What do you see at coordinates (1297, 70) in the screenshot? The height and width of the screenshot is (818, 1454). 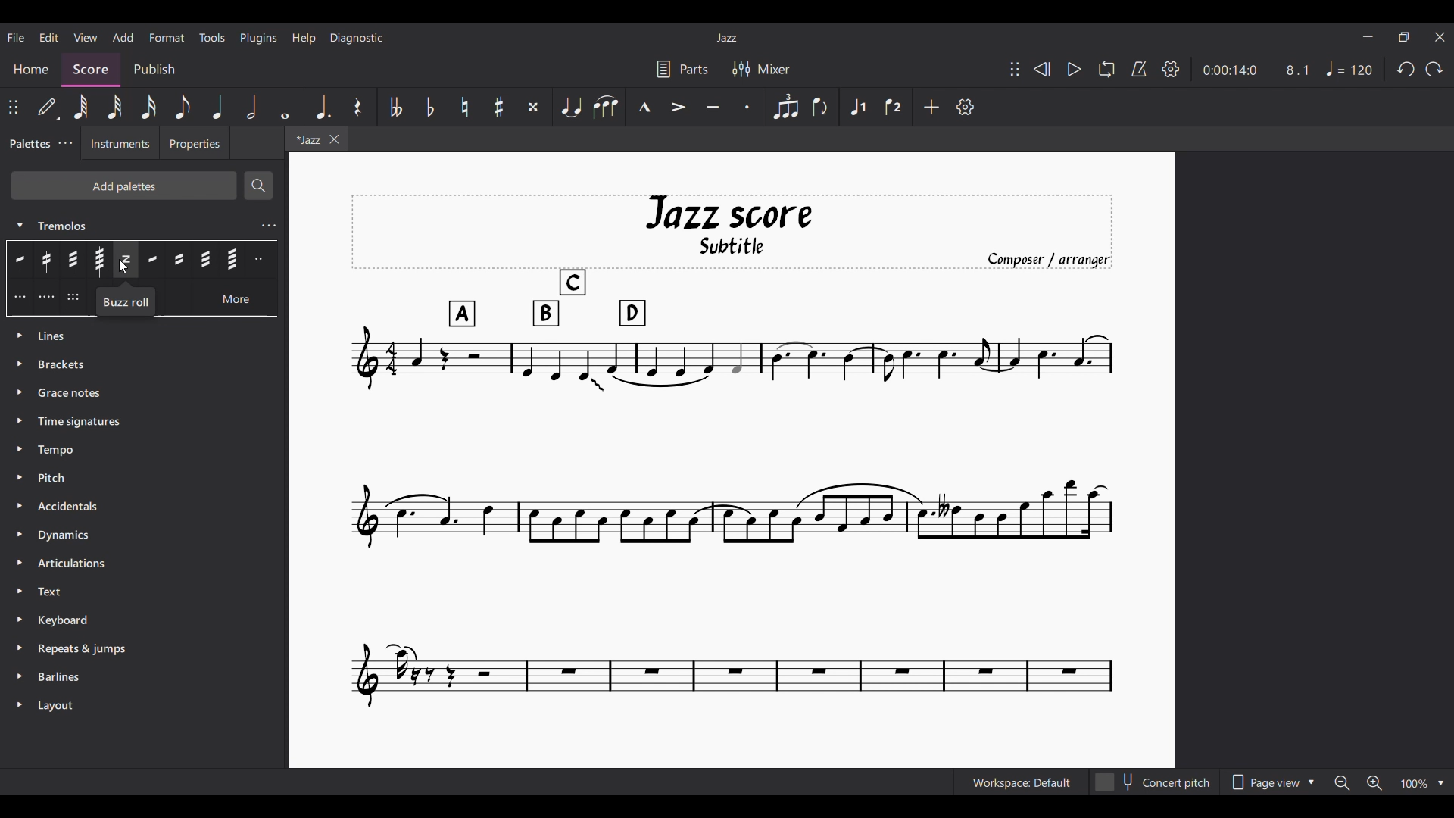 I see `8.1` at bounding box center [1297, 70].